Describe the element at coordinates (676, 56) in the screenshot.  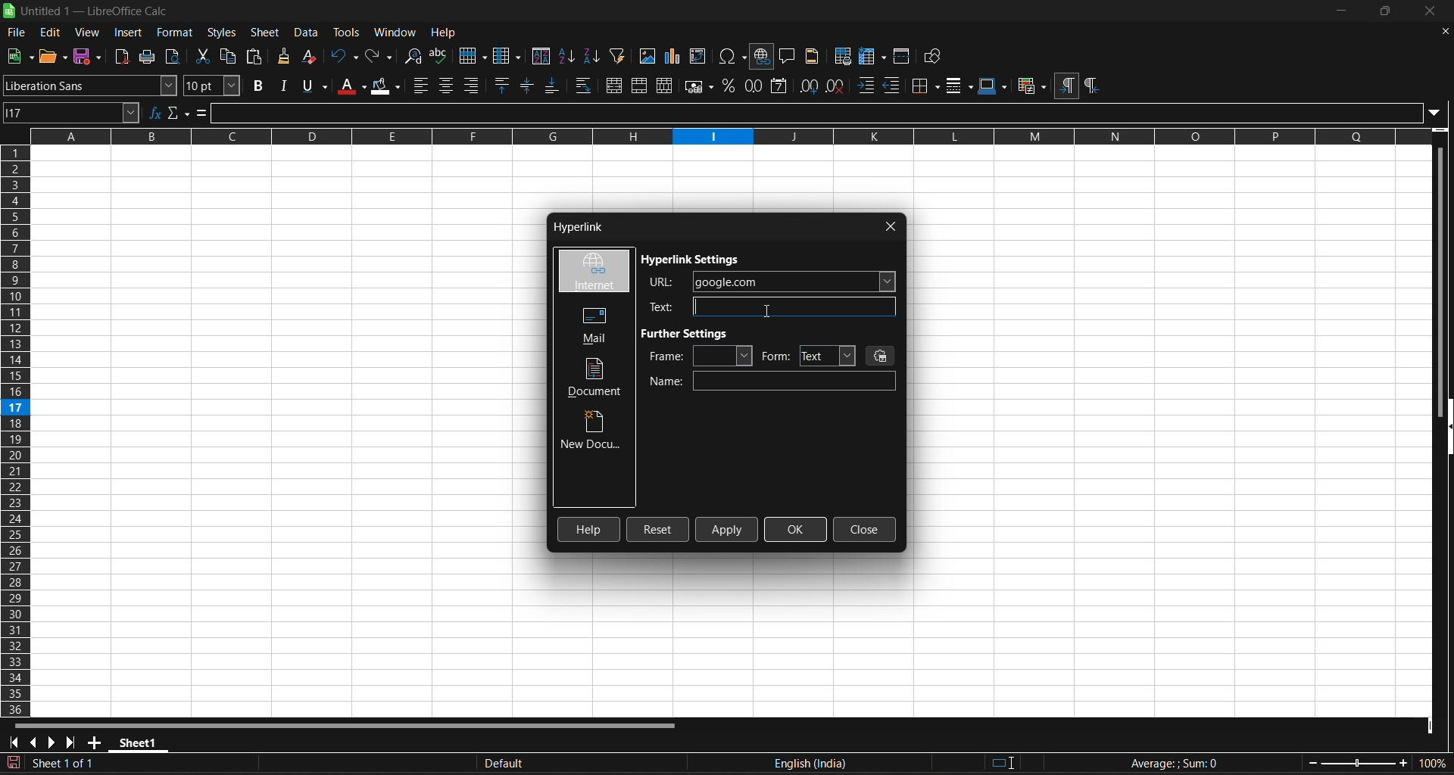
I see `insert chrt` at that location.